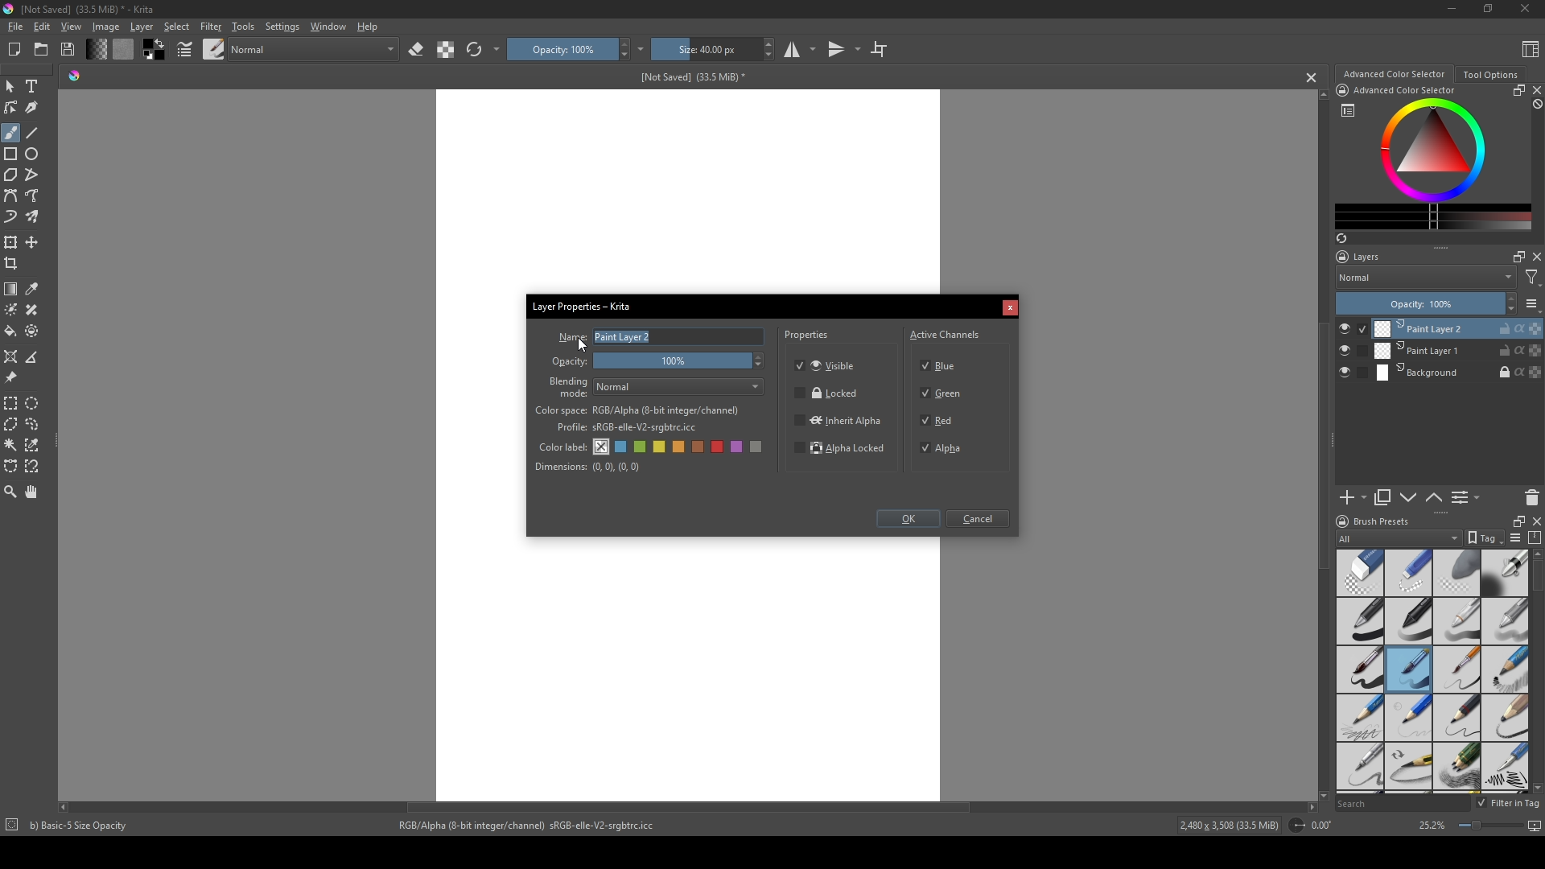  What do you see at coordinates (622, 447) in the screenshot?
I see `blue` at bounding box center [622, 447].